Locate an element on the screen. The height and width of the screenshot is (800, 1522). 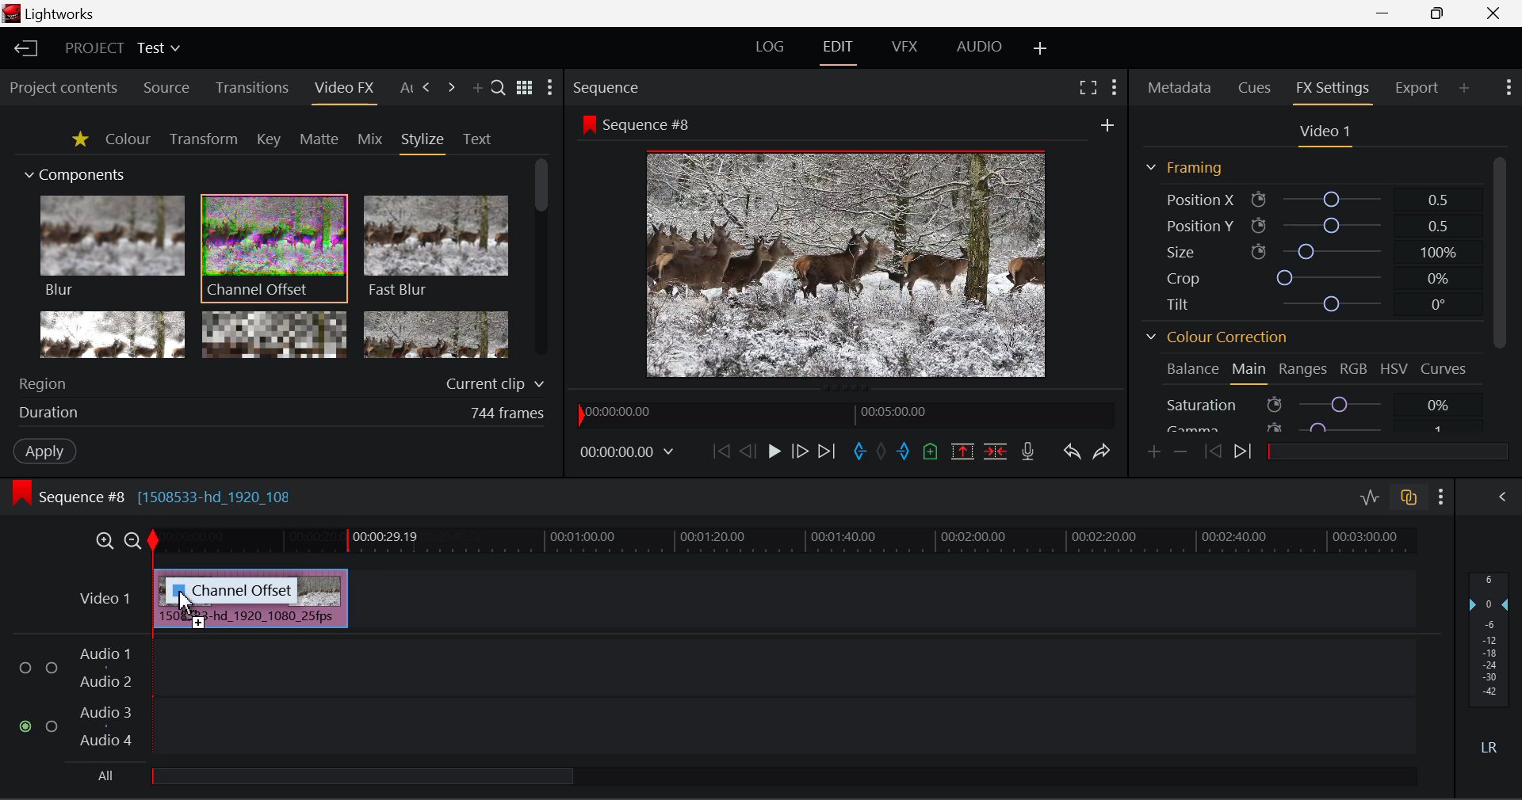
FX Settings is located at coordinates (1333, 90).